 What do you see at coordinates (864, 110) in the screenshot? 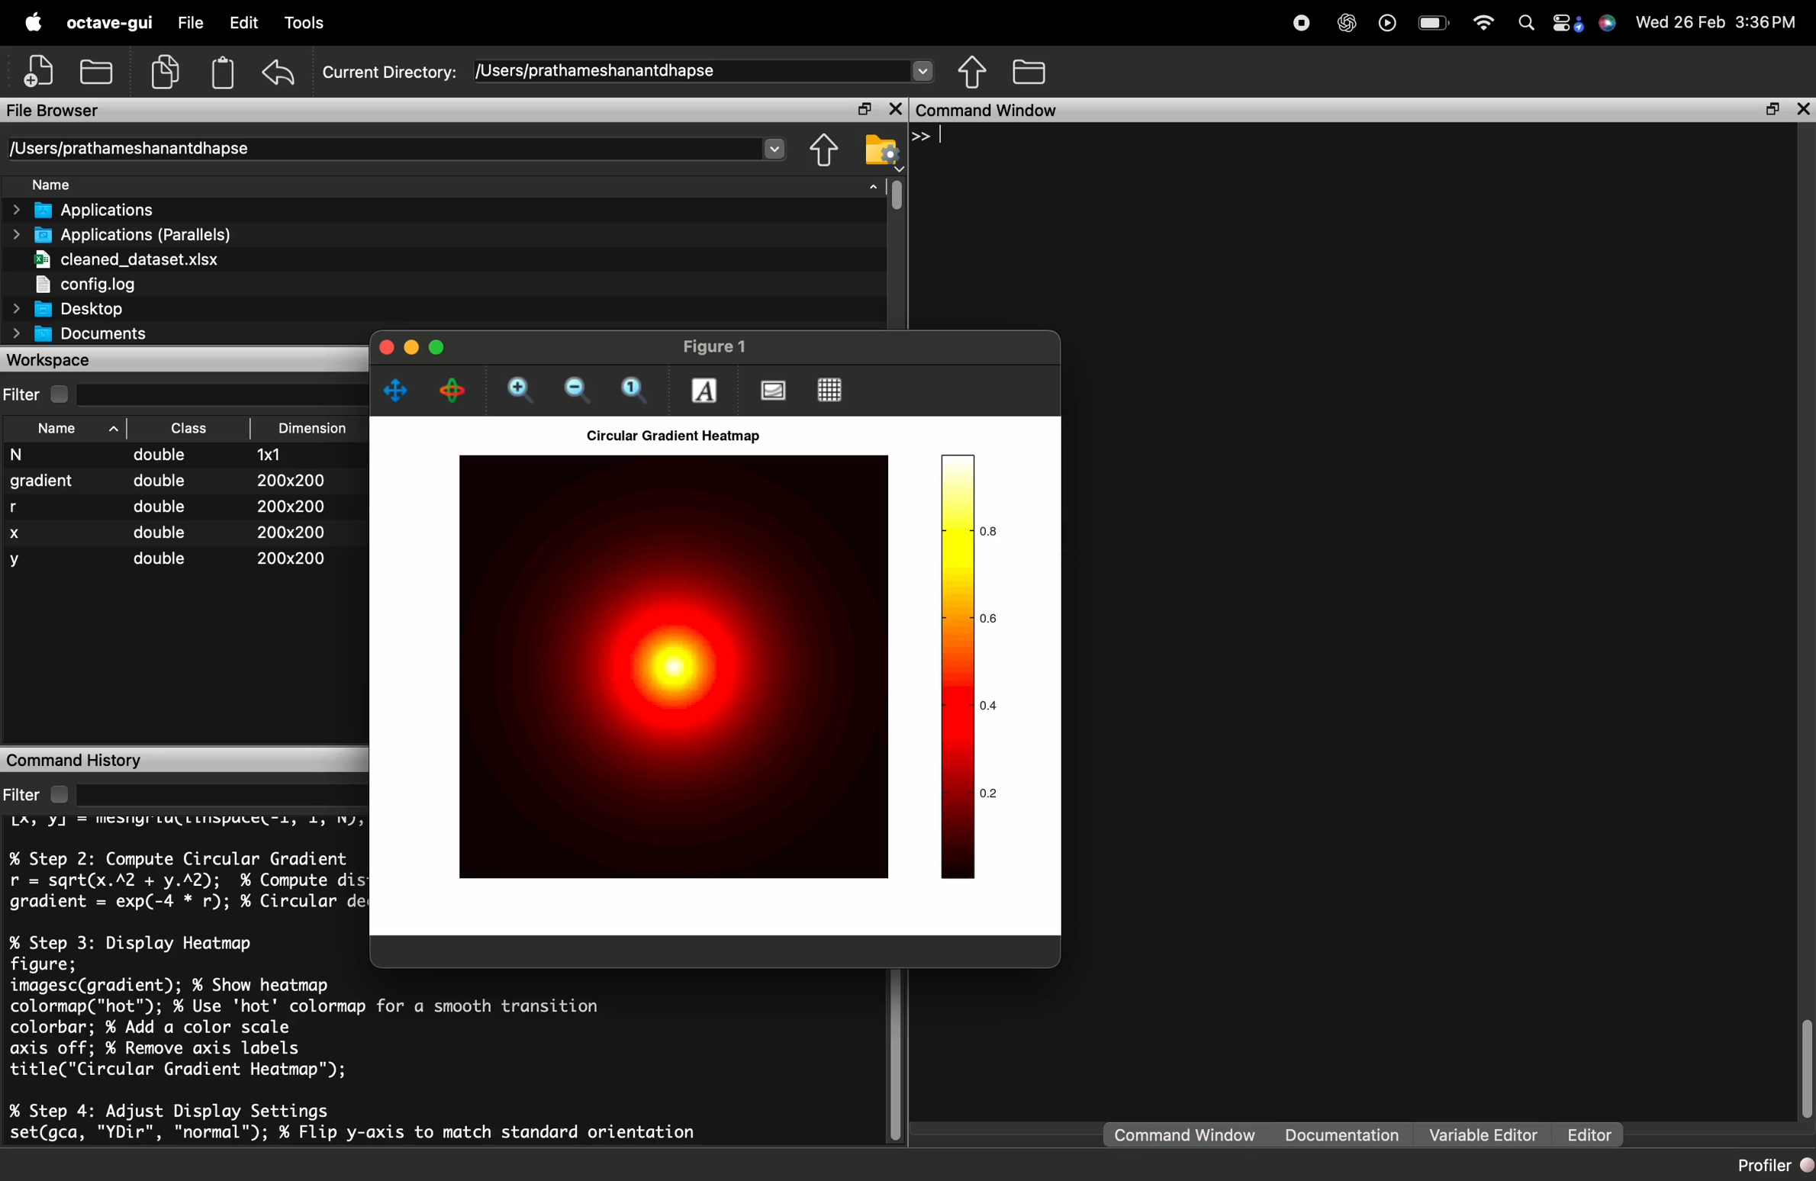
I see `maximize` at bounding box center [864, 110].